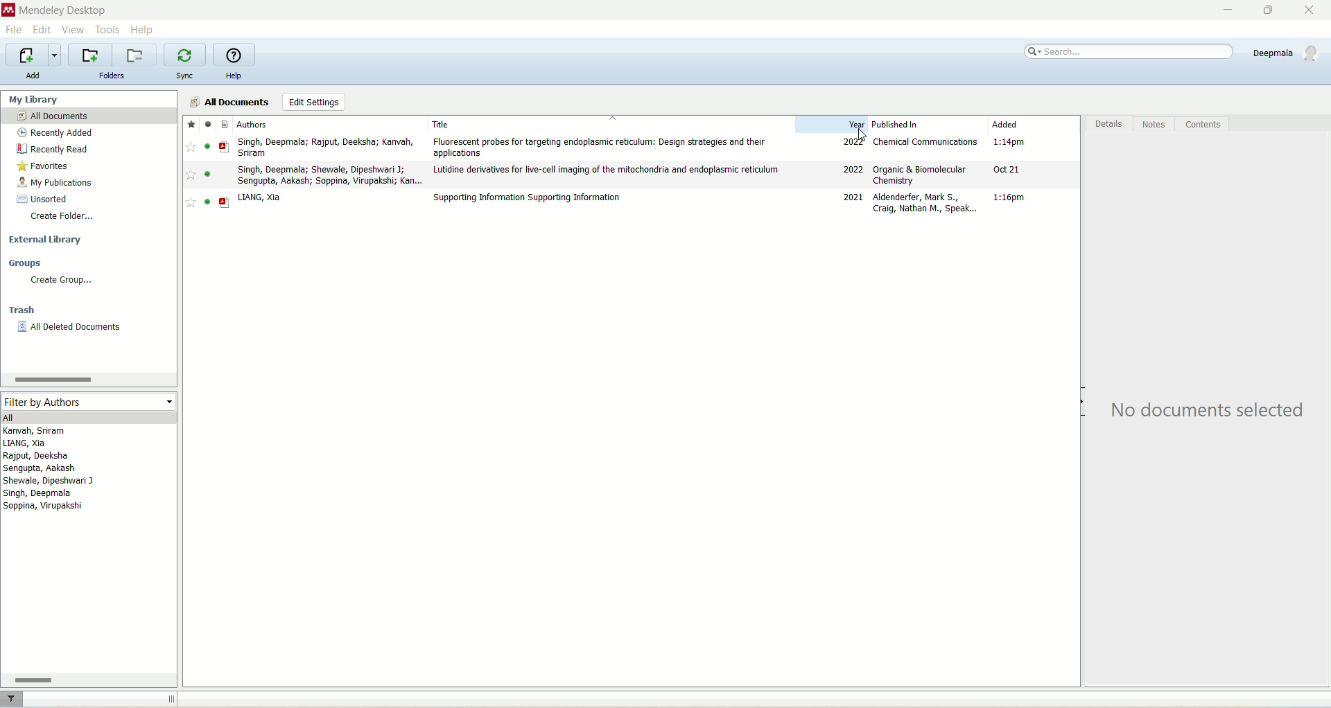  I want to click on authors, so click(330, 123).